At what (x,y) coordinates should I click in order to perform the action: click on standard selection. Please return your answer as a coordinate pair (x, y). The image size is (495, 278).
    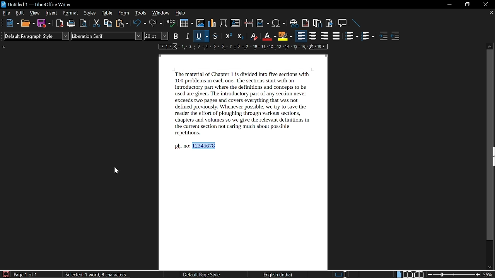
    Looking at the image, I should click on (340, 274).